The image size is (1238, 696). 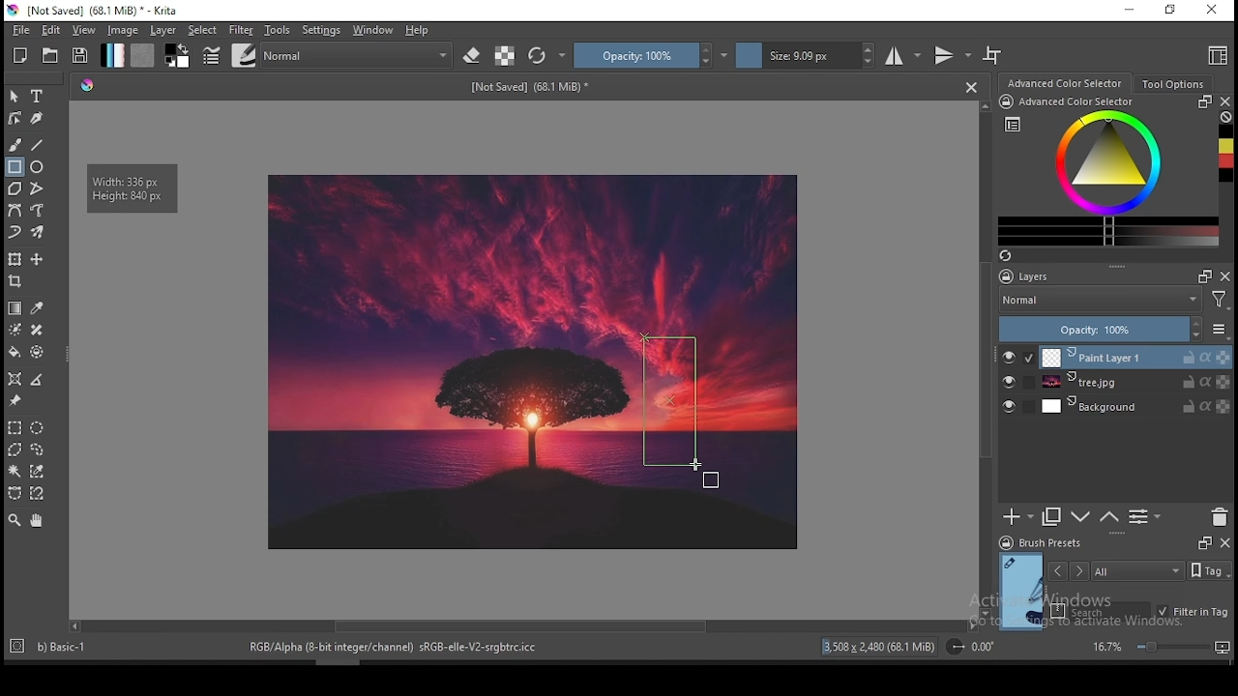 I want to click on close docker, so click(x=1224, y=543).